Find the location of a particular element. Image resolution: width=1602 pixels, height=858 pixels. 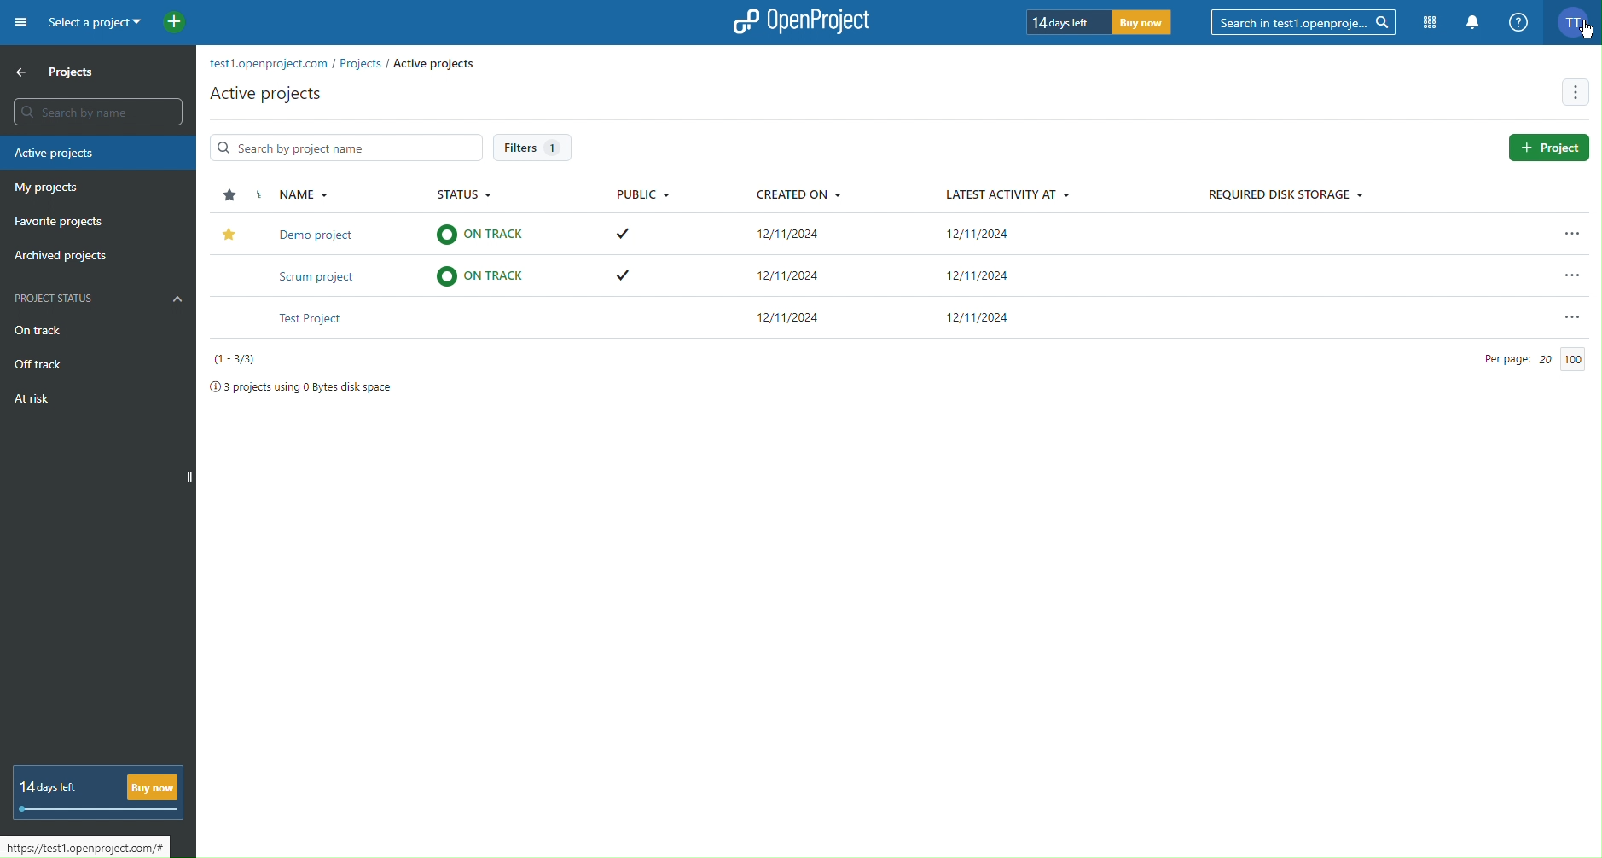

Link is located at coordinates (85, 846).